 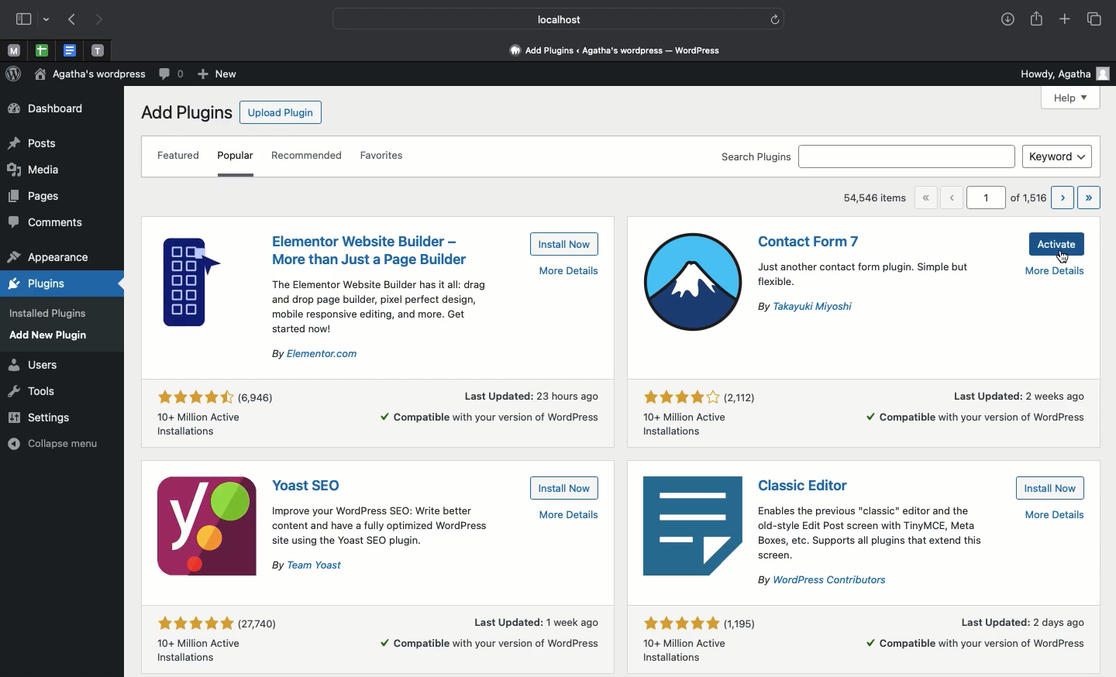 I want to click on Downloads, so click(x=1005, y=21).